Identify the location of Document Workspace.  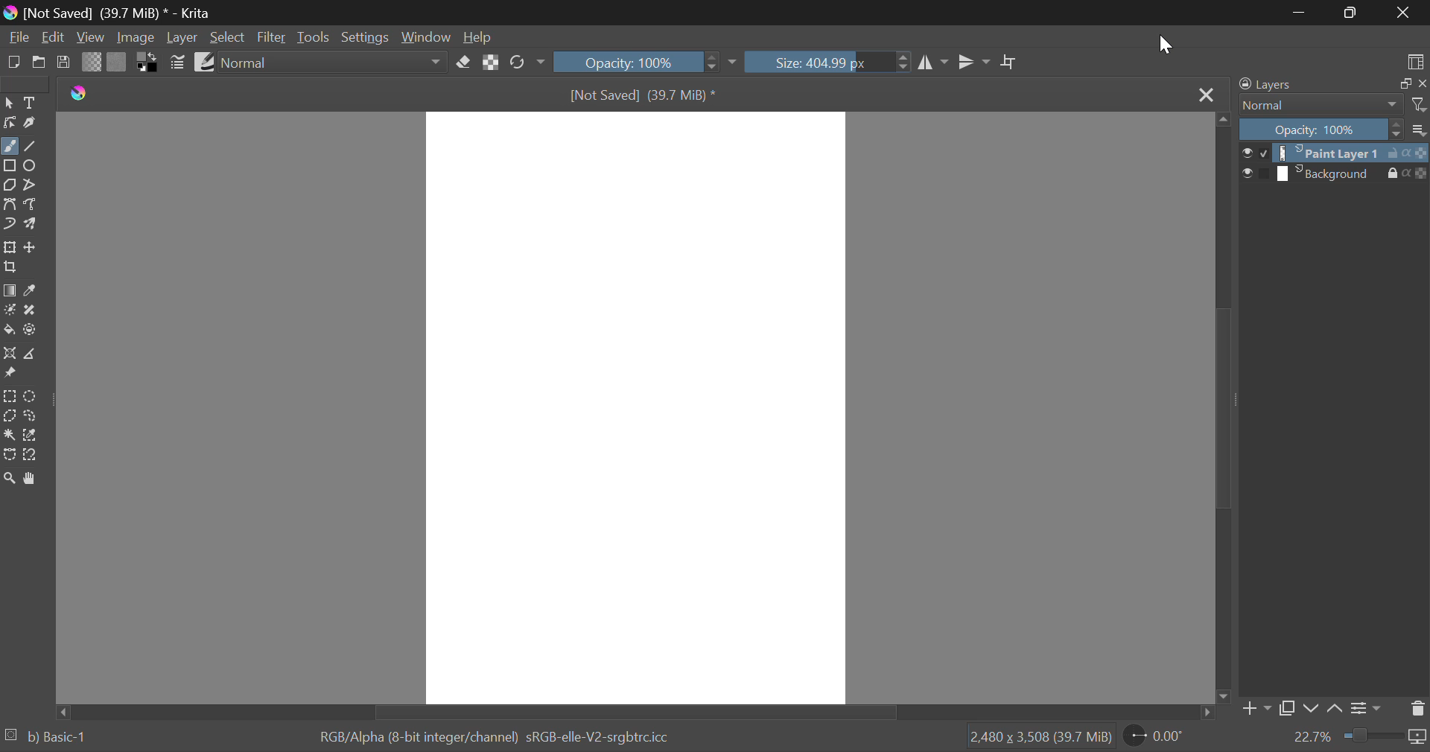
(635, 406).